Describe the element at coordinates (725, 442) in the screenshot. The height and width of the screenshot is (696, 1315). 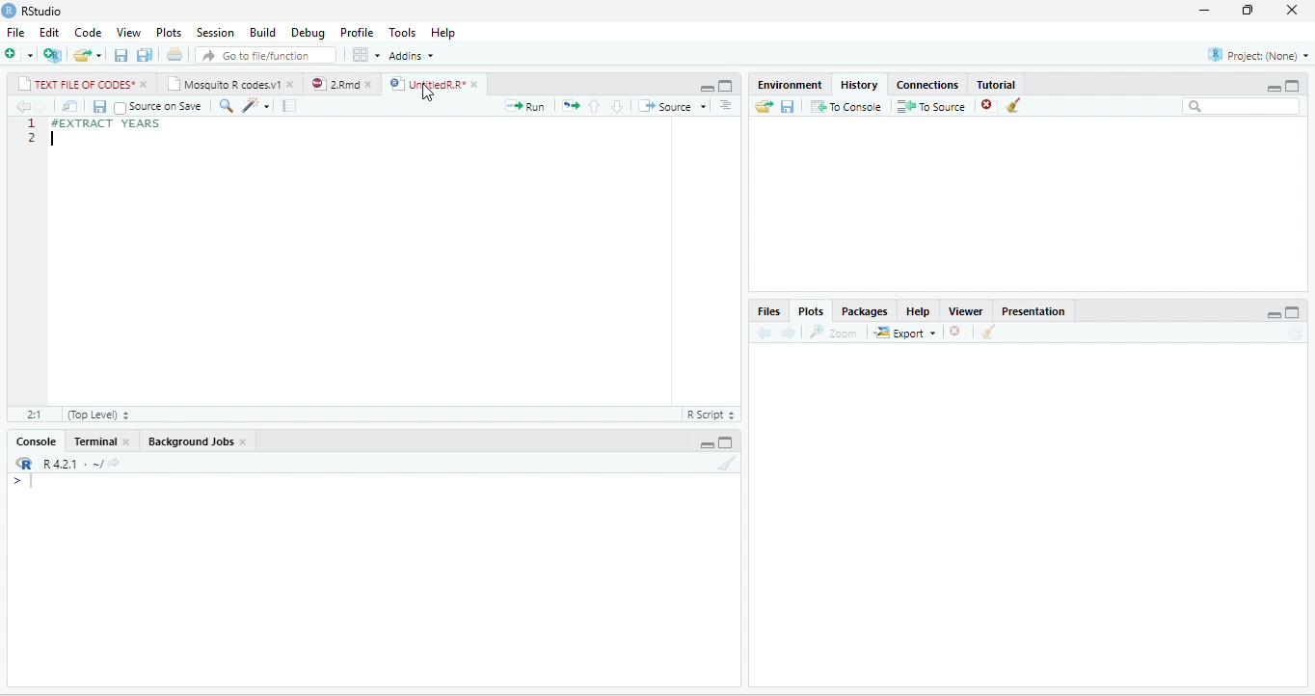
I see `maximize` at that location.